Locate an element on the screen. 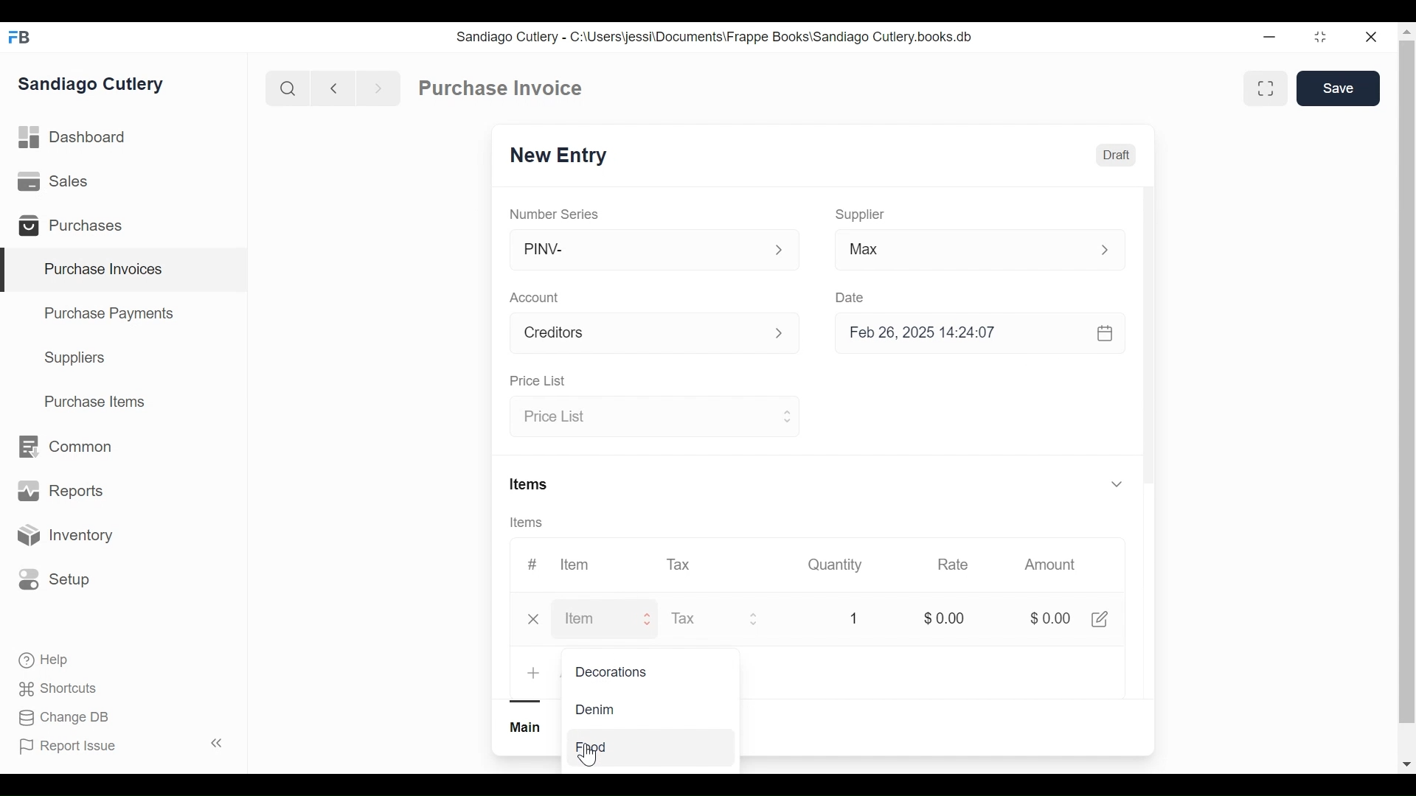  Setup is located at coordinates (55, 579).